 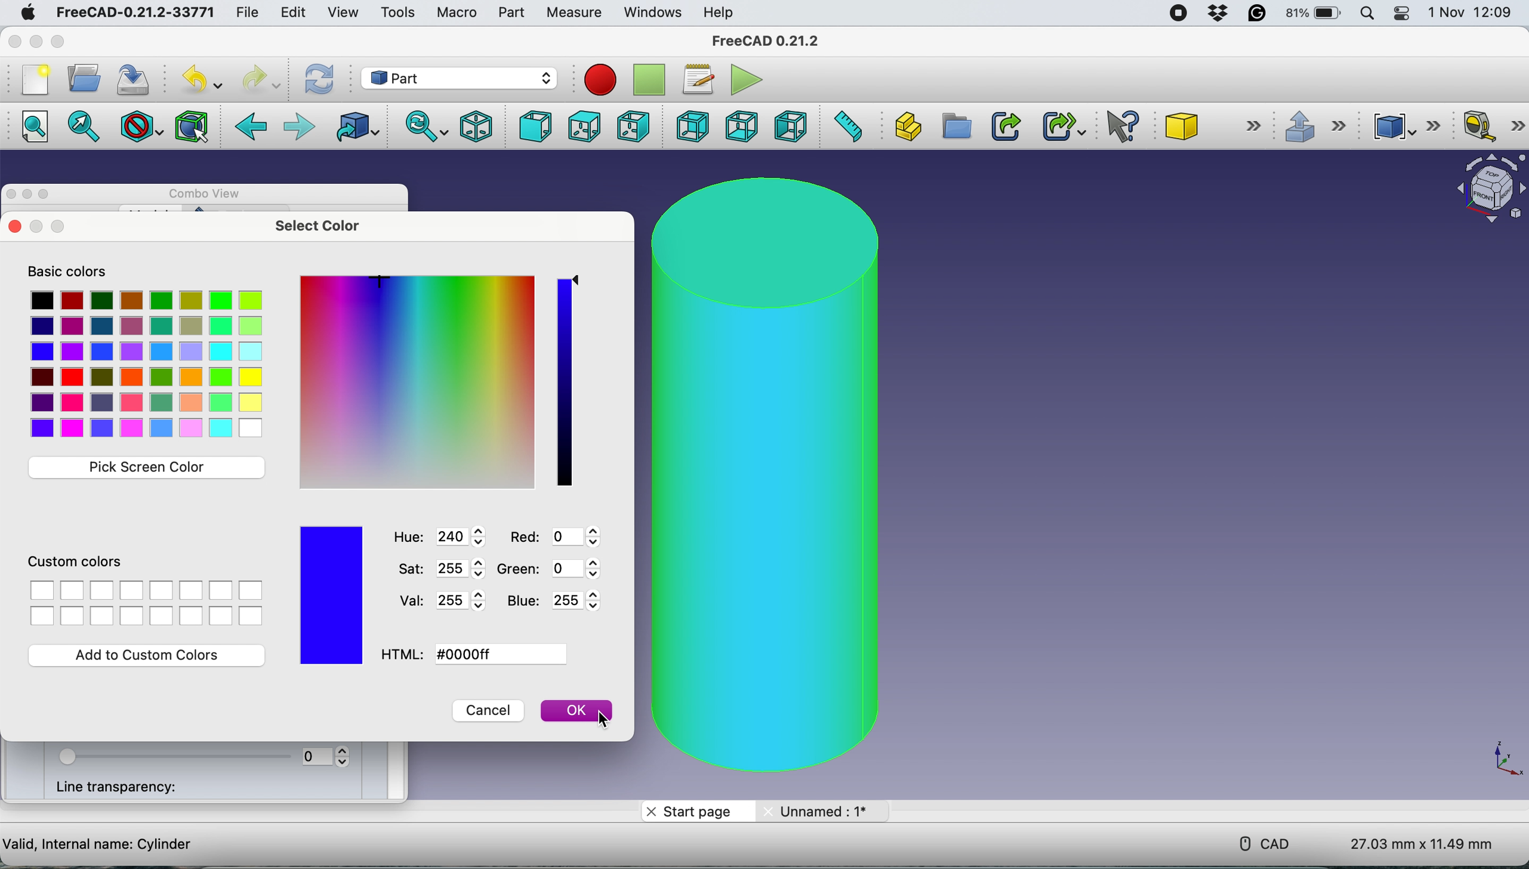 What do you see at coordinates (439, 539) in the screenshot?
I see `hue` at bounding box center [439, 539].